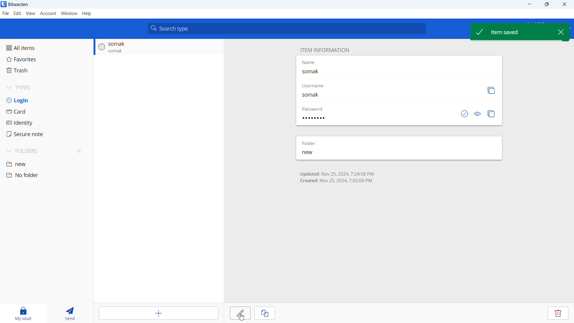  What do you see at coordinates (47, 70) in the screenshot?
I see `trash` at bounding box center [47, 70].